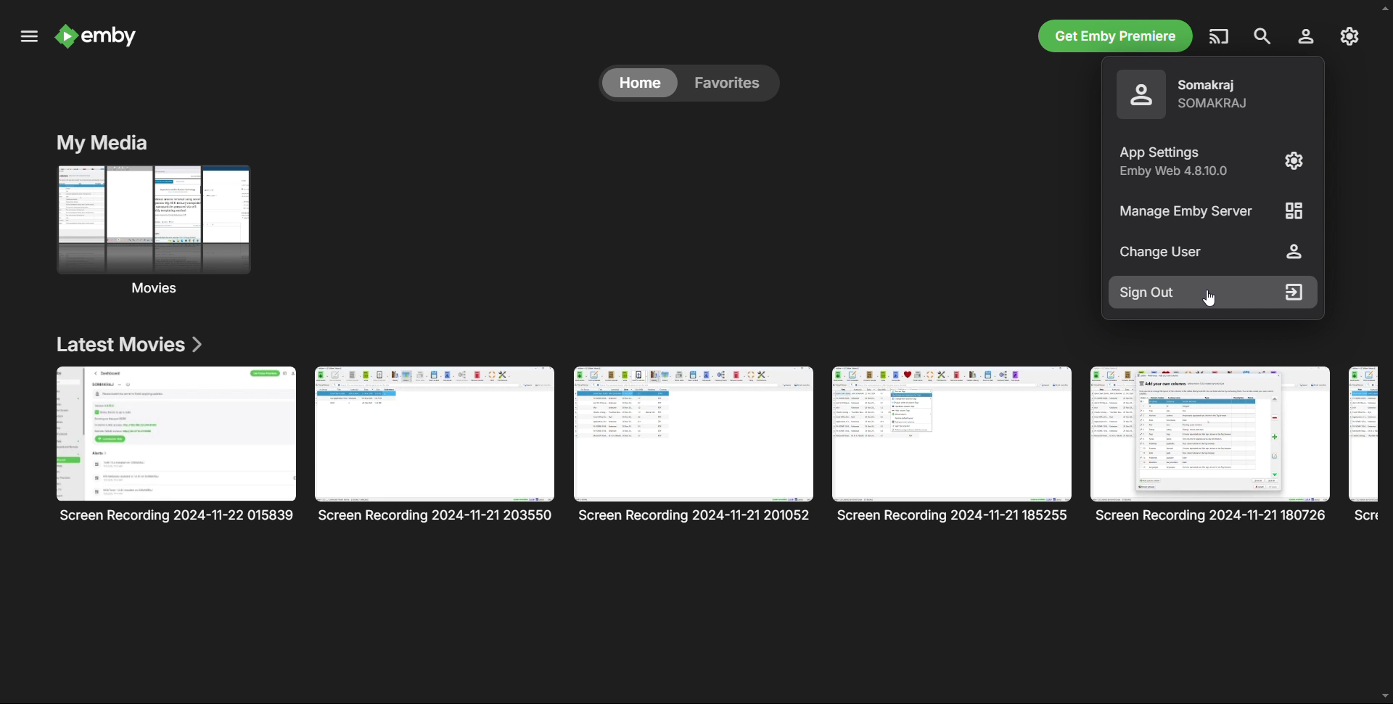 The image size is (1393, 704). Describe the element at coordinates (1212, 94) in the screenshot. I see `profile name` at that location.